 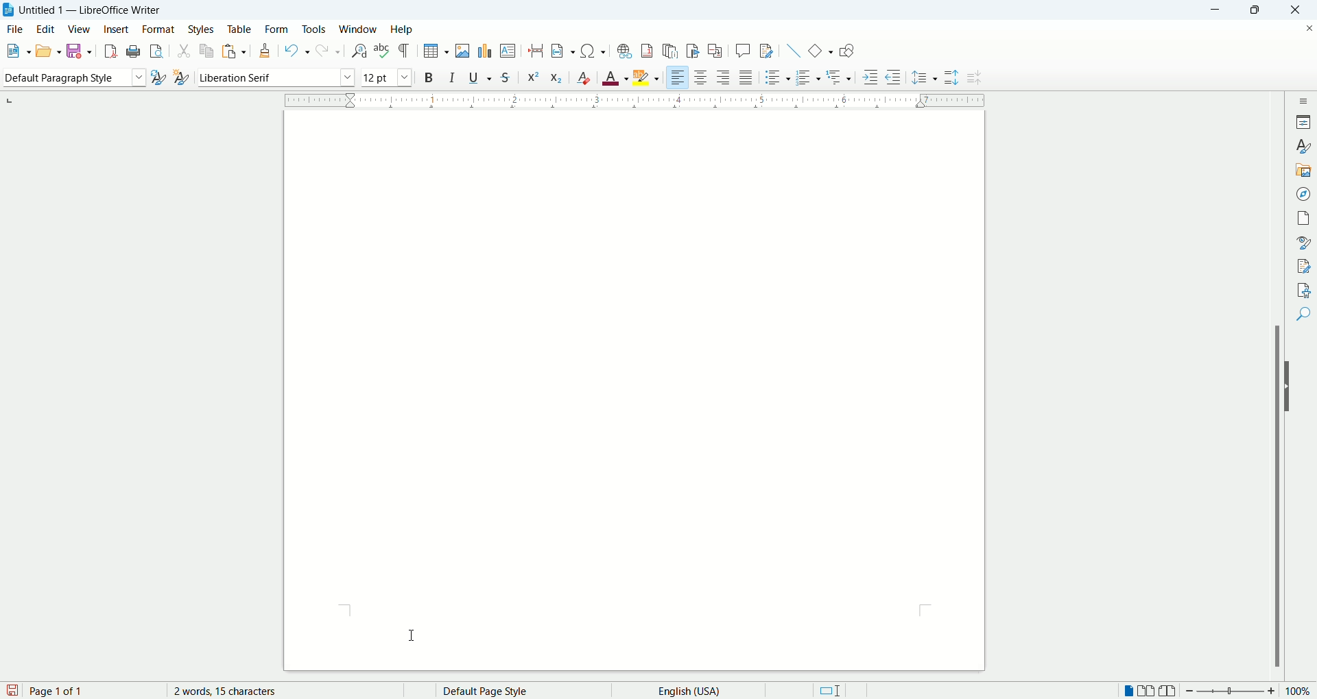 What do you see at coordinates (1305, 216) in the screenshot?
I see `page` at bounding box center [1305, 216].